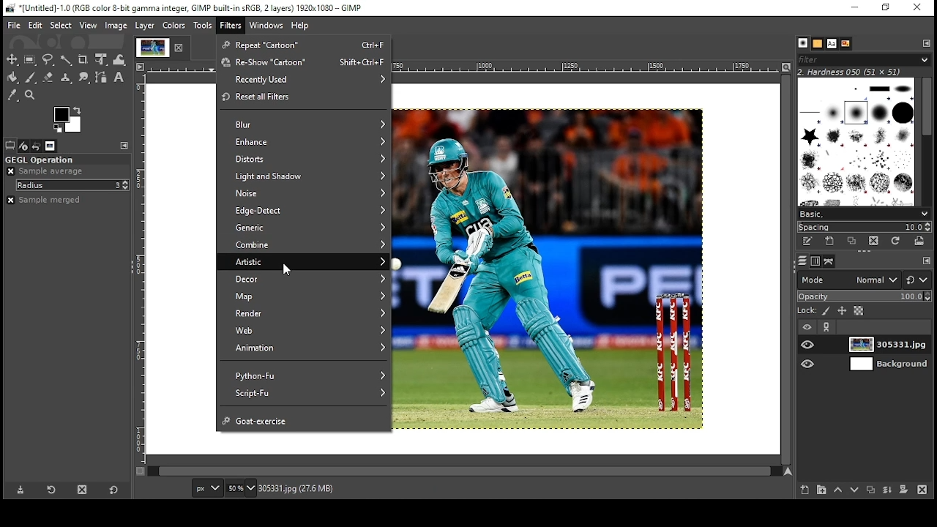 The height and width of the screenshot is (527, 937). I want to click on generic, so click(303, 228).